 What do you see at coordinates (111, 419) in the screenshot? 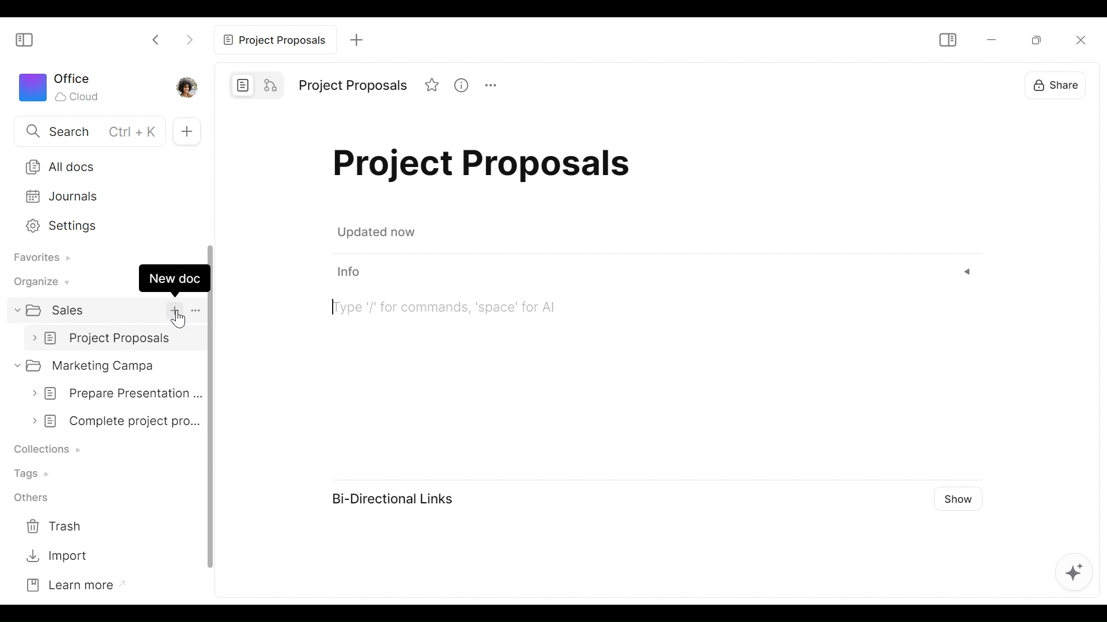
I see `complete project` at bounding box center [111, 419].